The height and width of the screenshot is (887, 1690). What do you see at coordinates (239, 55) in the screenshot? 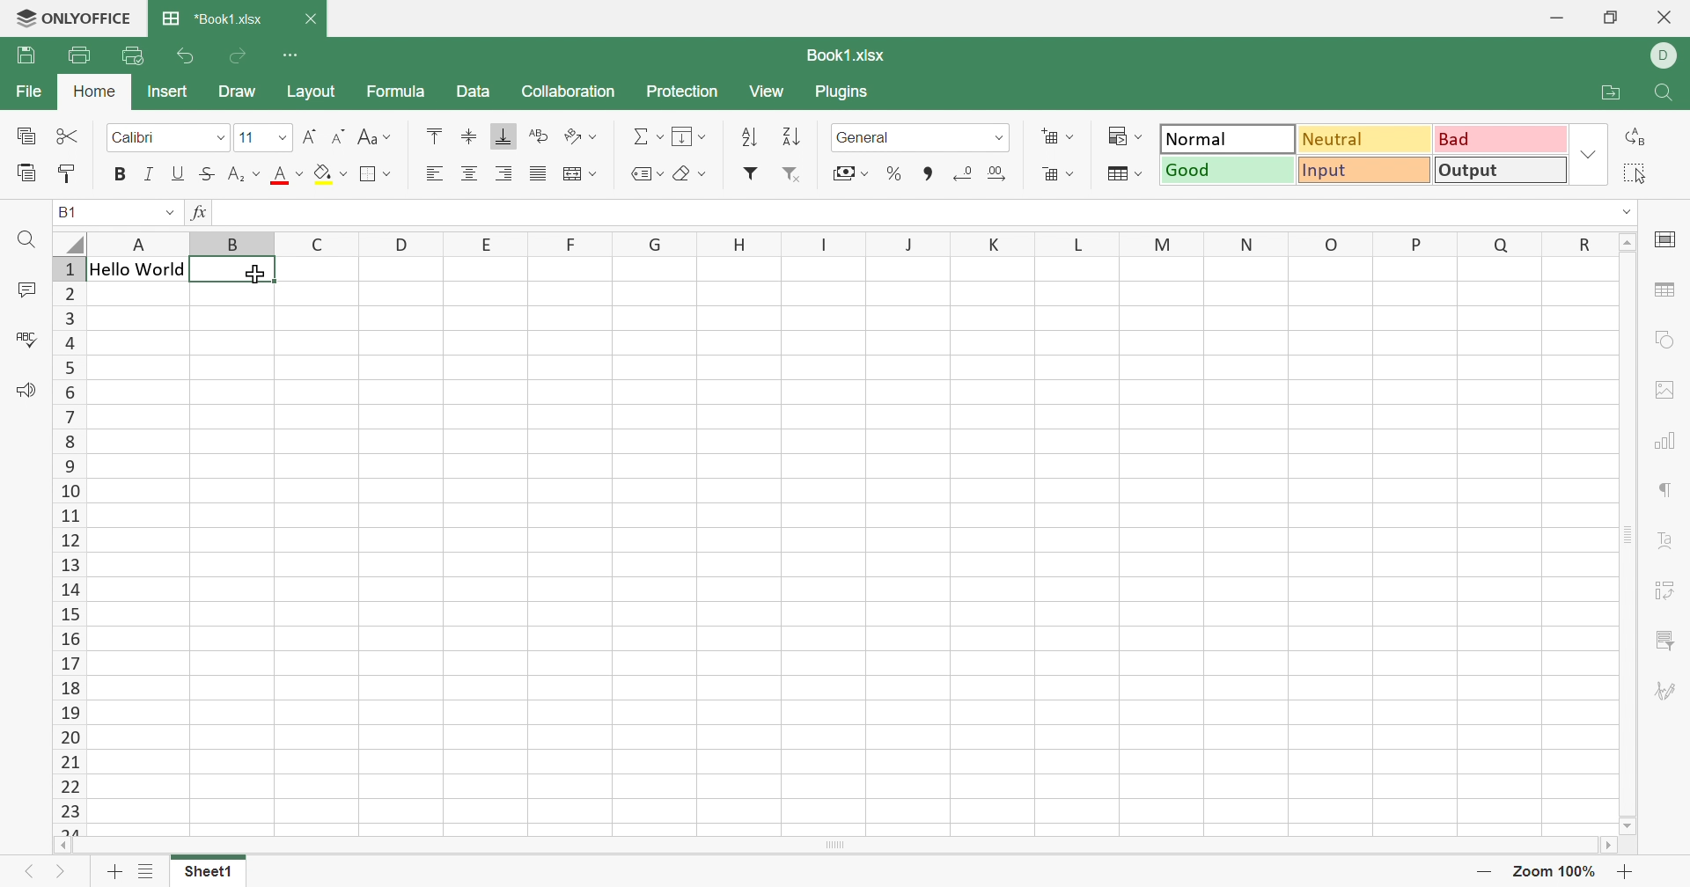
I see `Redo` at bounding box center [239, 55].